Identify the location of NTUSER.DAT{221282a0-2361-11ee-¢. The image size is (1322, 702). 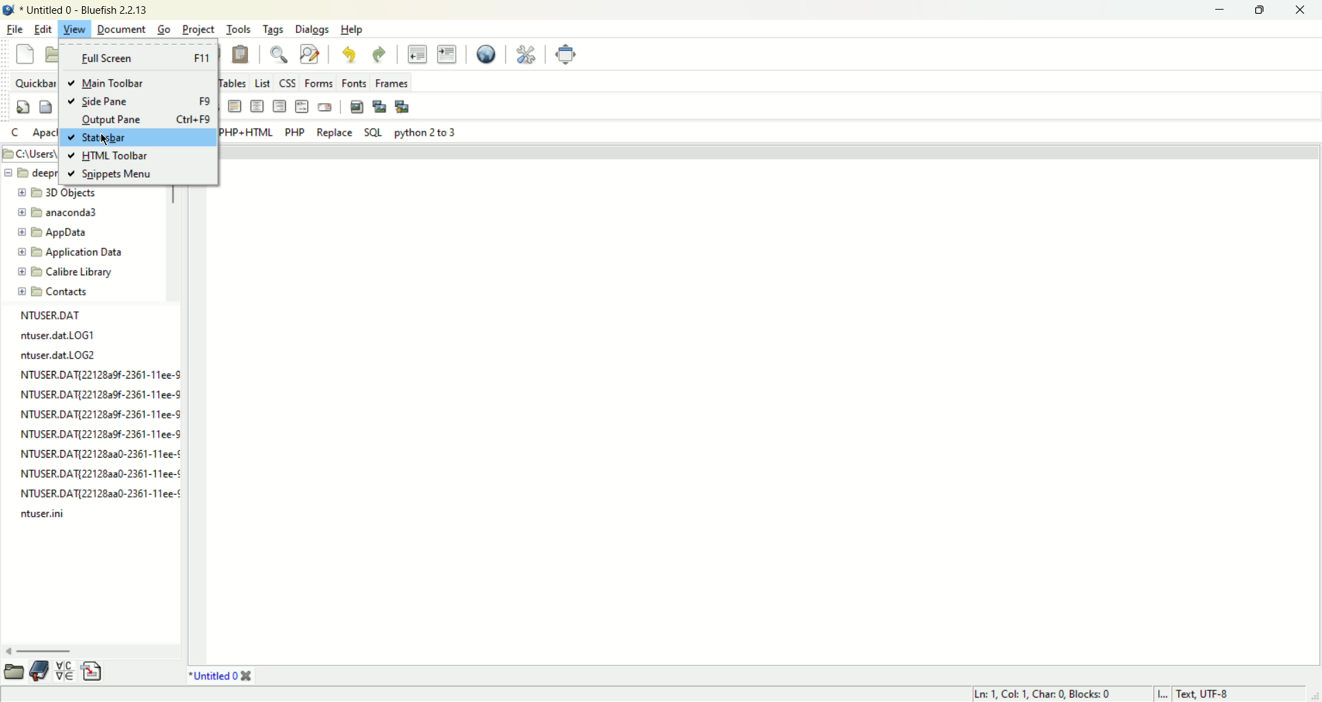
(98, 476).